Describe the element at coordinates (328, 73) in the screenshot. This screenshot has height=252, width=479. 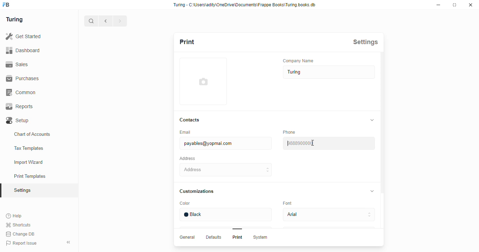
I see `Turing` at that location.